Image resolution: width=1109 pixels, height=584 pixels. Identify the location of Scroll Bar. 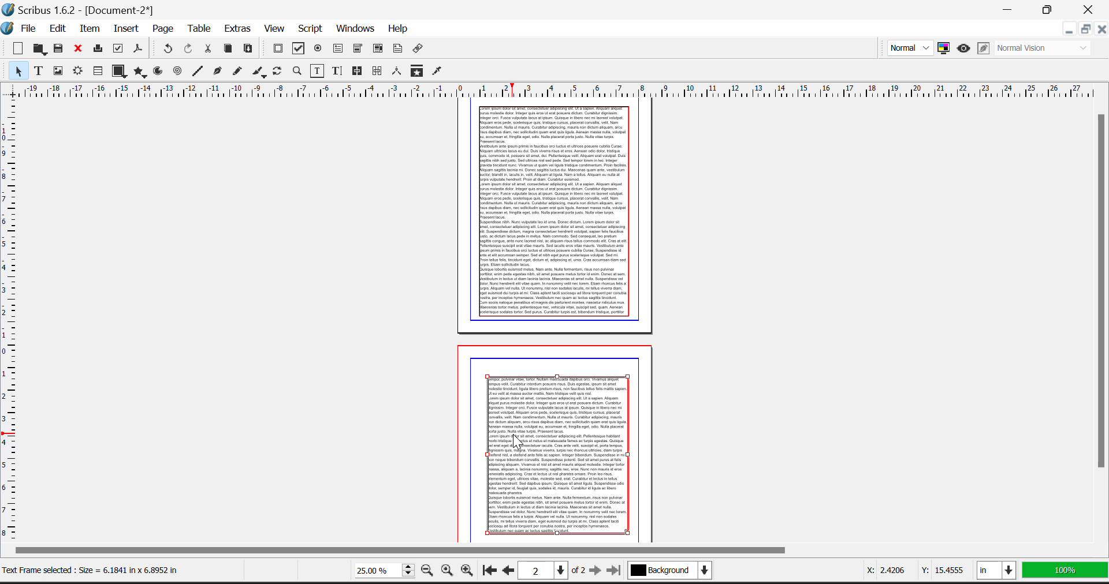
(1102, 325).